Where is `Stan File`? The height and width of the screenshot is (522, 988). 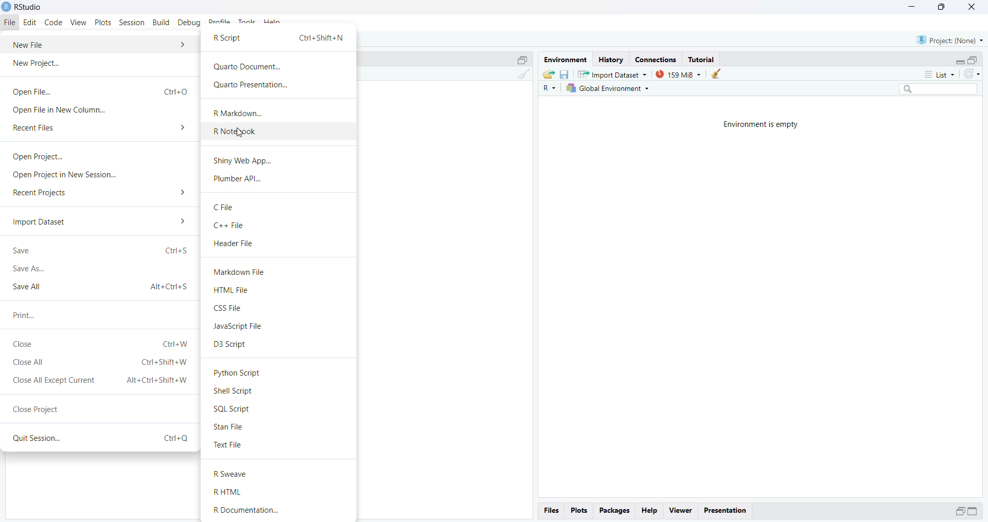
Stan File is located at coordinates (231, 427).